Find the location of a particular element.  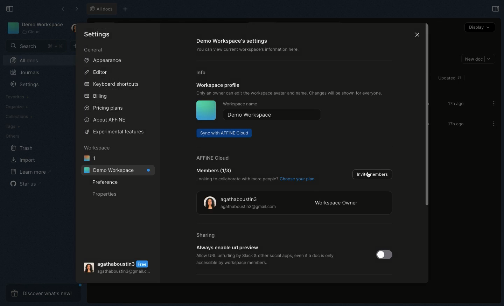

All docs is located at coordinates (41, 60).